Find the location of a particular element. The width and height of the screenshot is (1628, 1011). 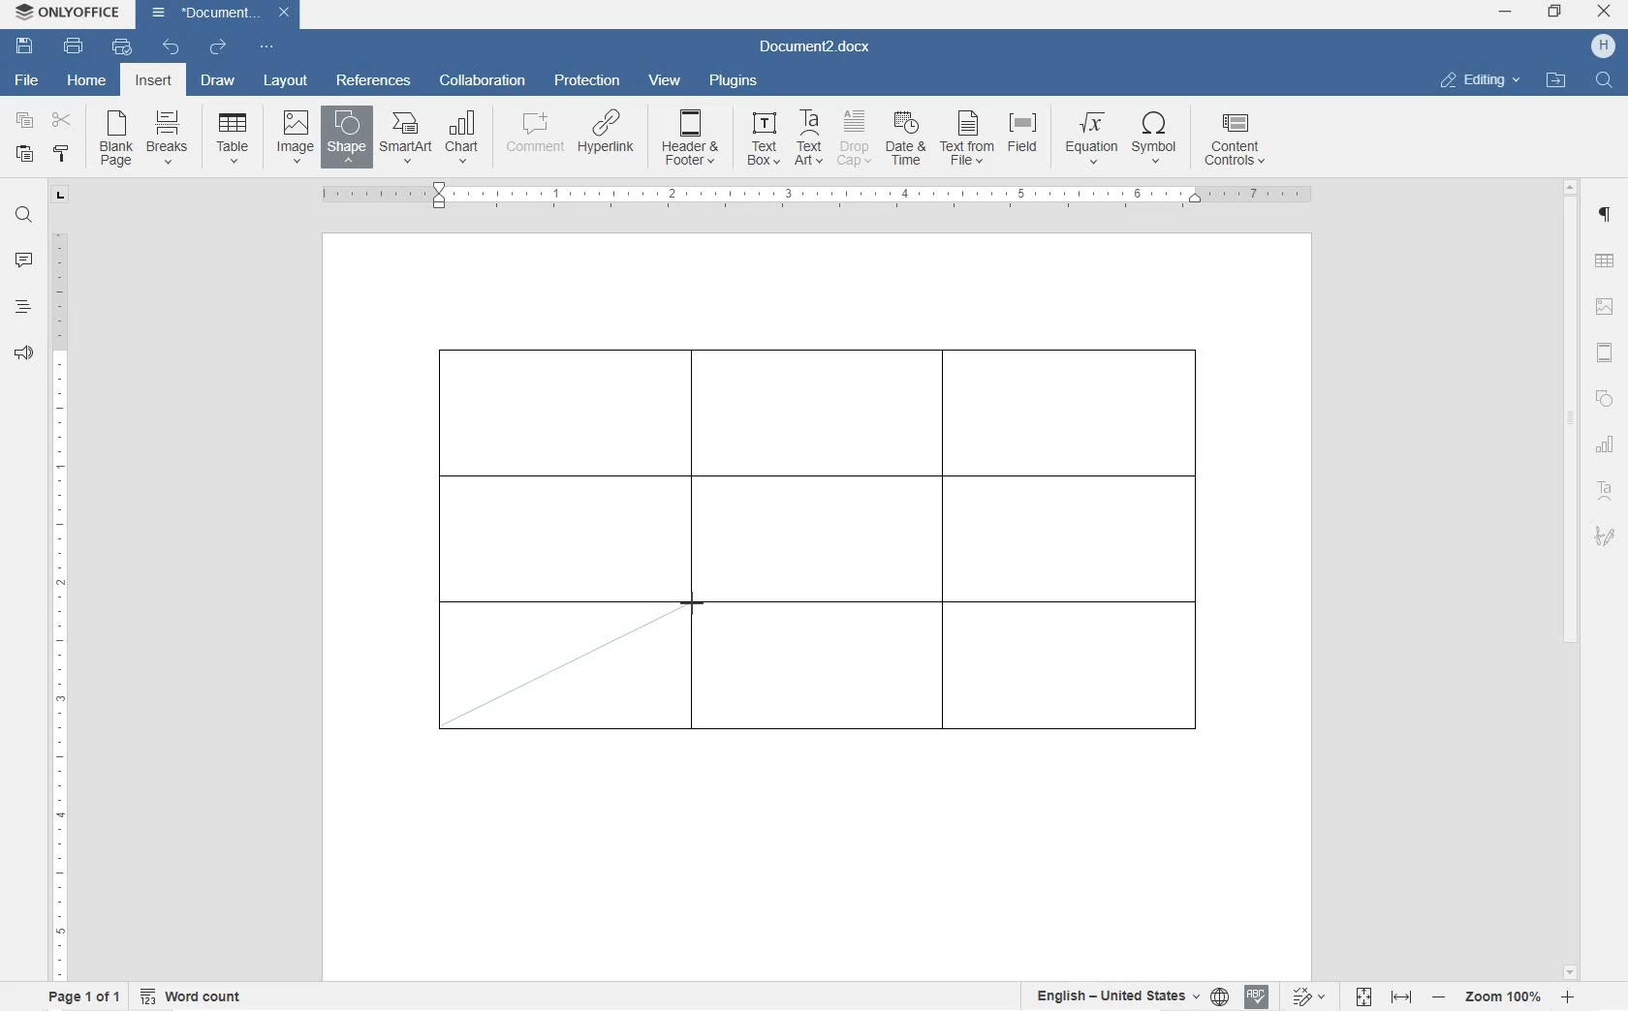

save is located at coordinates (25, 46).